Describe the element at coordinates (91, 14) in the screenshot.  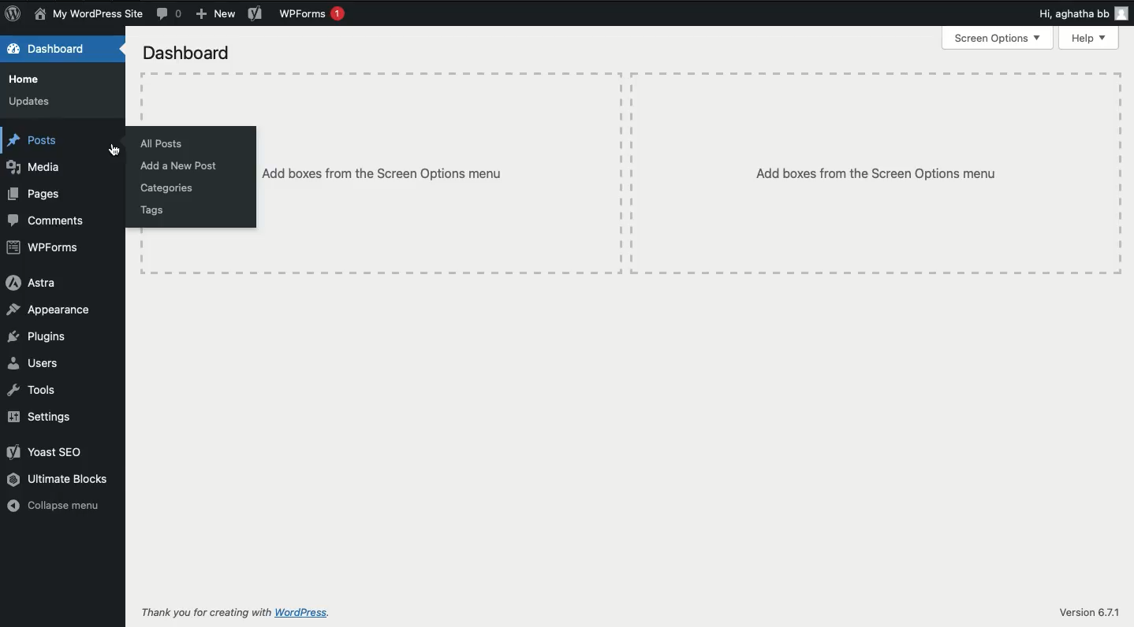
I see `Name` at that location.